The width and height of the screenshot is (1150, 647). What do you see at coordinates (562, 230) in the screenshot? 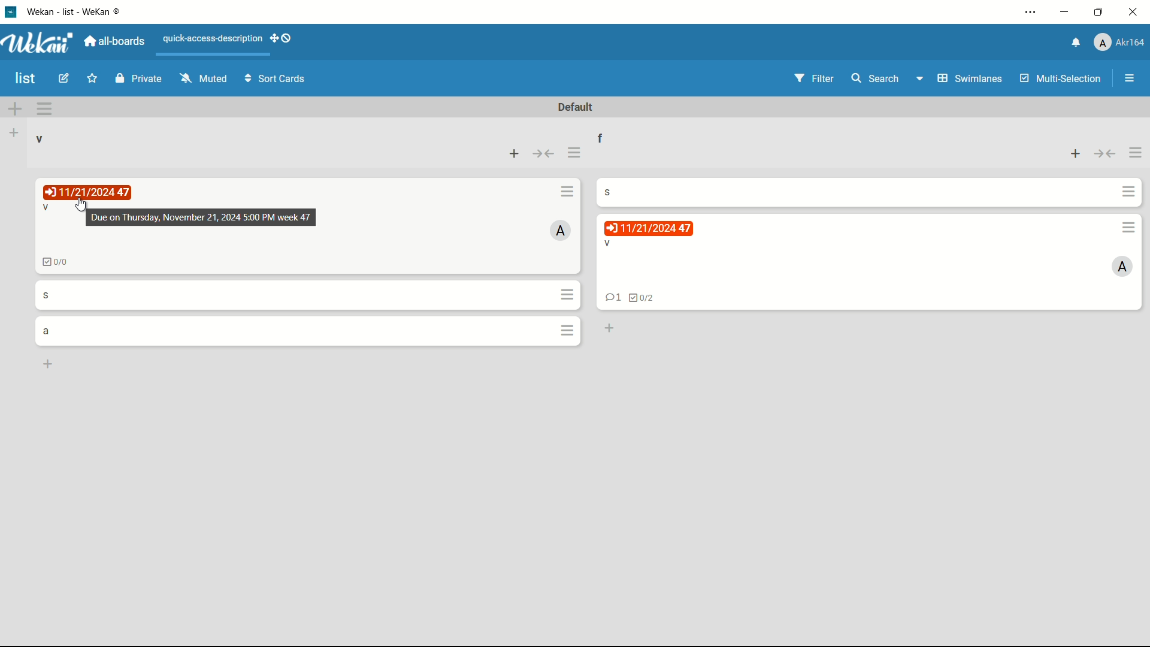
I see `admin` at bounding box center [562, 230].